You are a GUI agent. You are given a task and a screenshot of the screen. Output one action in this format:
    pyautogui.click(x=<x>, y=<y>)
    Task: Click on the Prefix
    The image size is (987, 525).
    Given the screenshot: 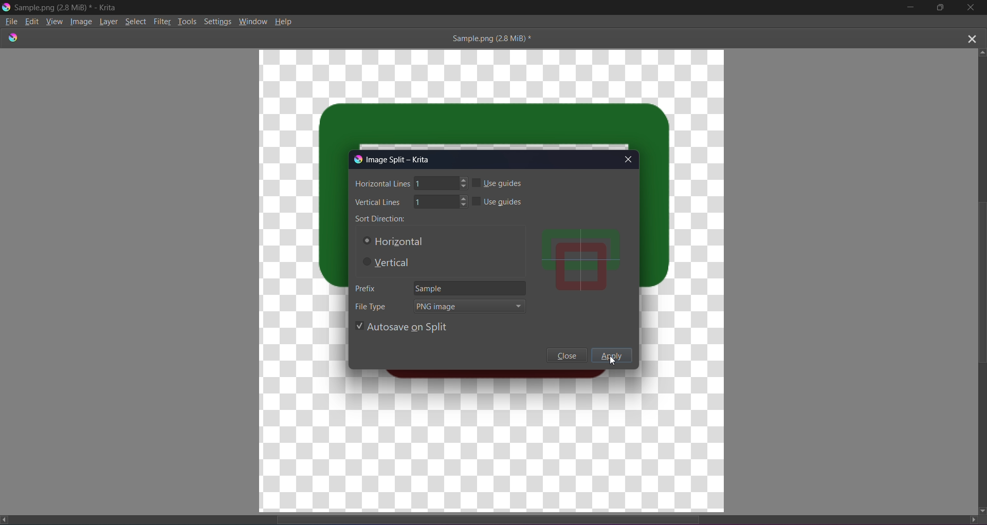 What is the action you would take?
    pyautogui.click(x=364, y=288)
    